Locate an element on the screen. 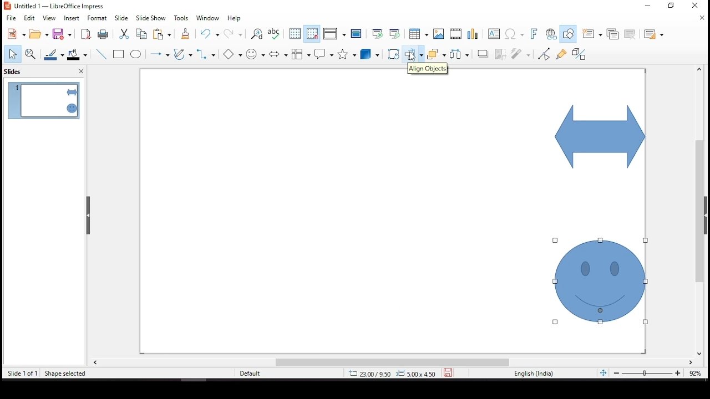 Image resolution: width=710 pixels, height=399 pixels. format is located at coordinates (99, 18).